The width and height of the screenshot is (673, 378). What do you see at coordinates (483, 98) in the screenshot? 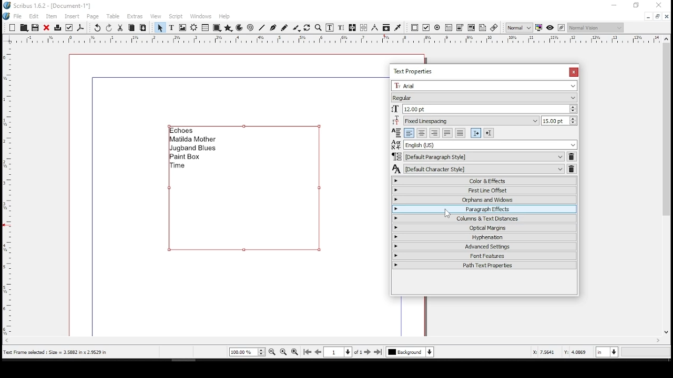
I see `font type` at bounding box center [483, 98].